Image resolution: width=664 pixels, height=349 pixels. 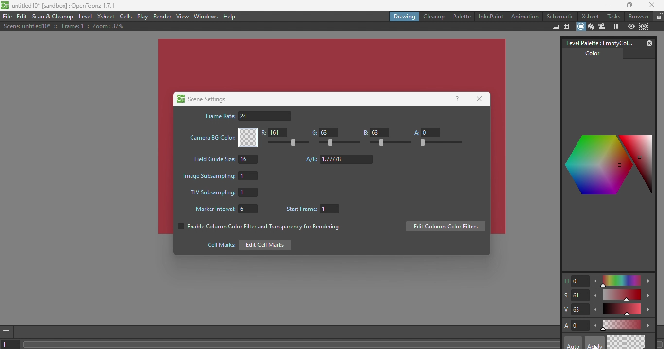 What do you see at coordinates (224, 193) in the screenshot?
I see `TLV Subsampling` at bounding box center [224, 193].